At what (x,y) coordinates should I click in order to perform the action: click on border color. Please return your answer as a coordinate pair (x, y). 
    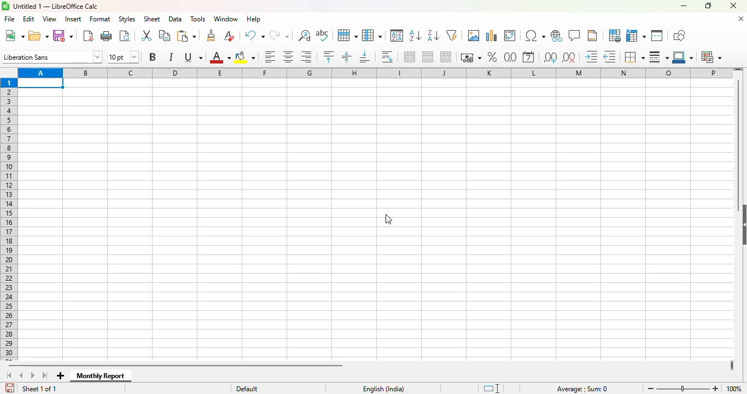
    Looking at the image, I should click on (684, 57).